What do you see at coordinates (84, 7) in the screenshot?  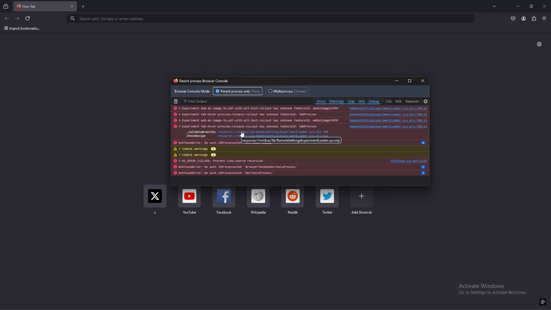 I see `new tab` at bounding box center [84, 7].